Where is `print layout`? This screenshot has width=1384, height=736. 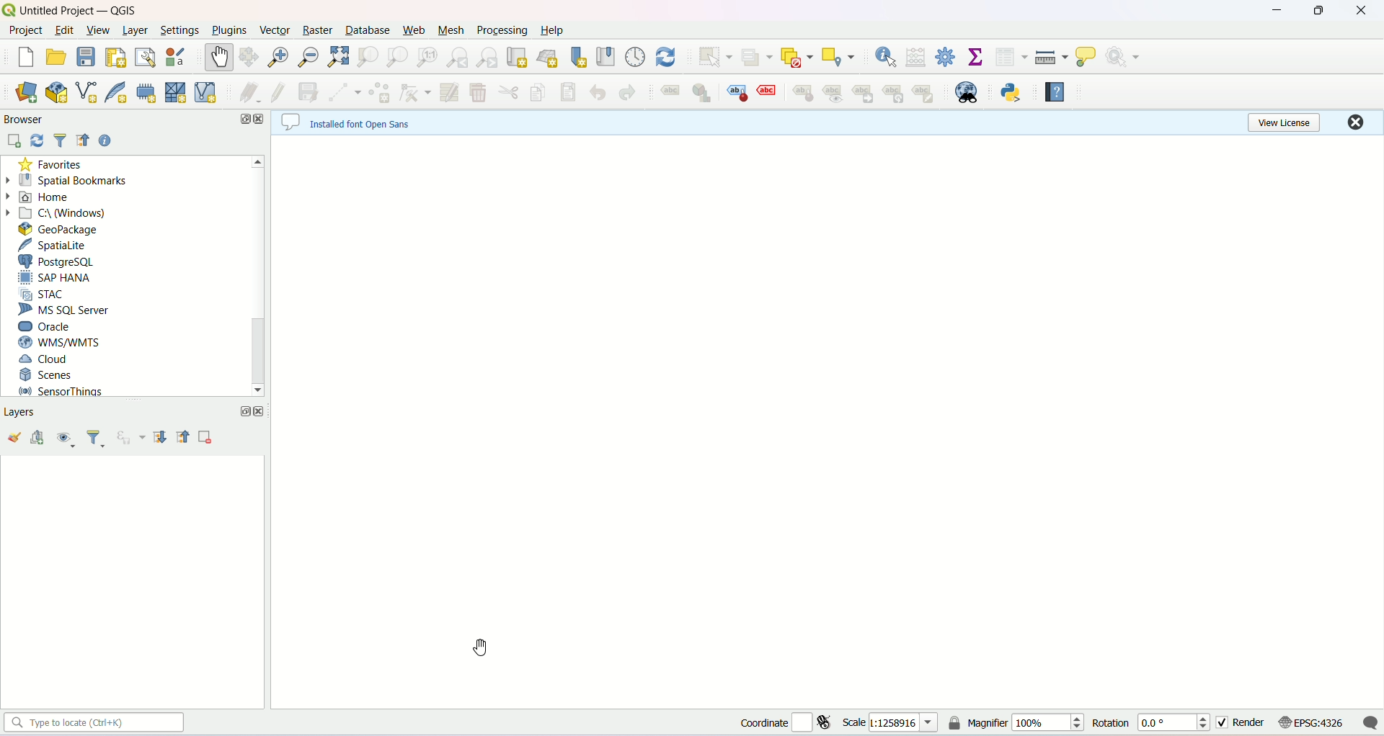
print layout is located at coordinates (118, 58).